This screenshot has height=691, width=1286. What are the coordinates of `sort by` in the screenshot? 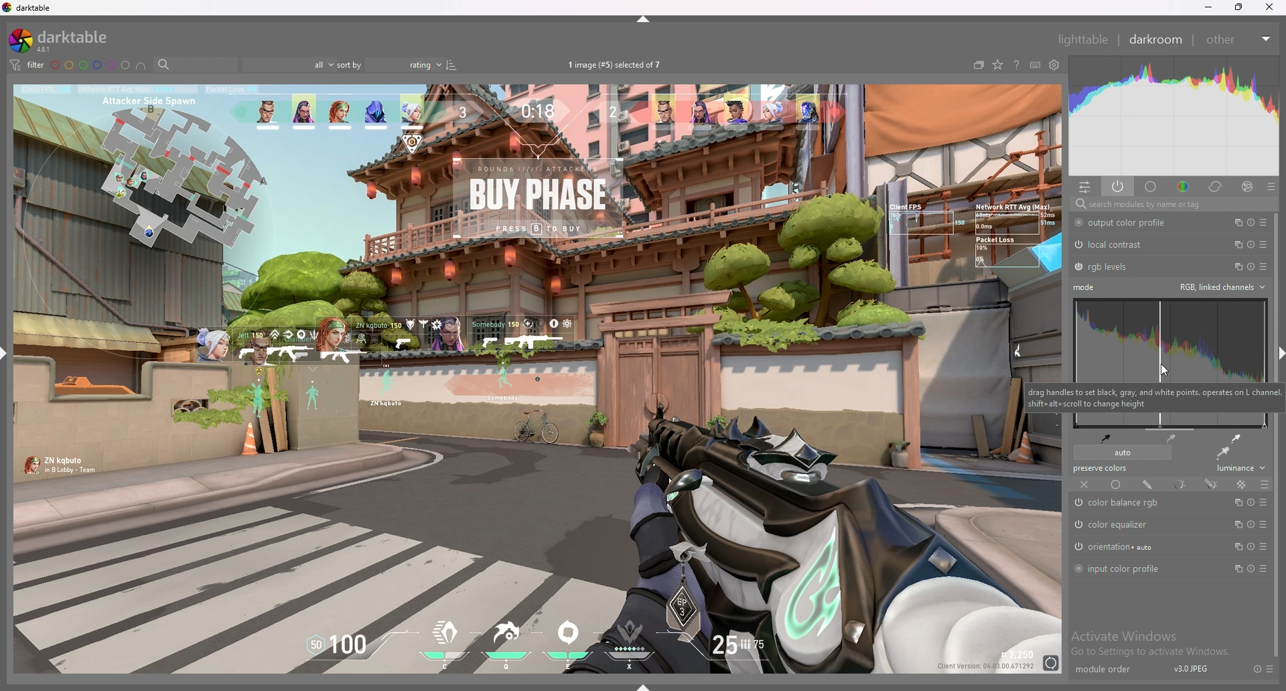 It's located at (389, 64).